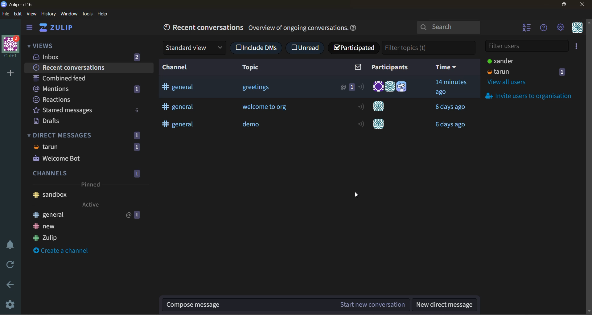  I want to click on view, so click(32, 14).